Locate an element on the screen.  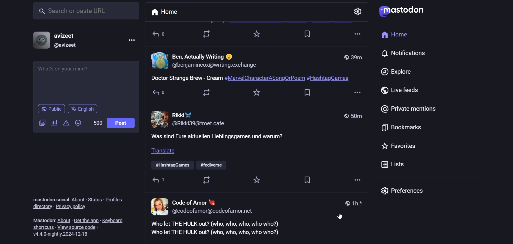
shortcuts is located at coordinates (44, 227).